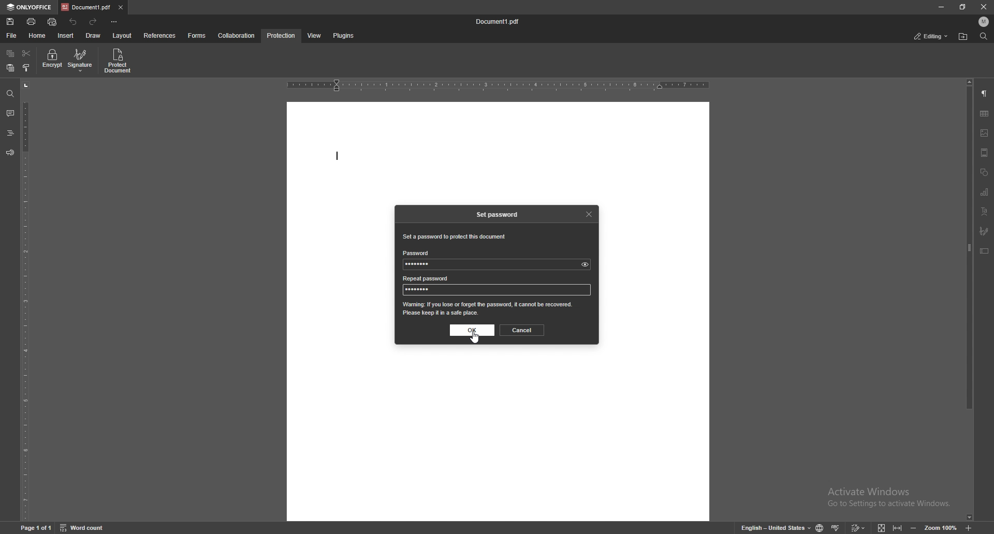 Image resolution: width=994 pixels, height=534 pixels. I want to click on customize toolbar, so click(113, 22).